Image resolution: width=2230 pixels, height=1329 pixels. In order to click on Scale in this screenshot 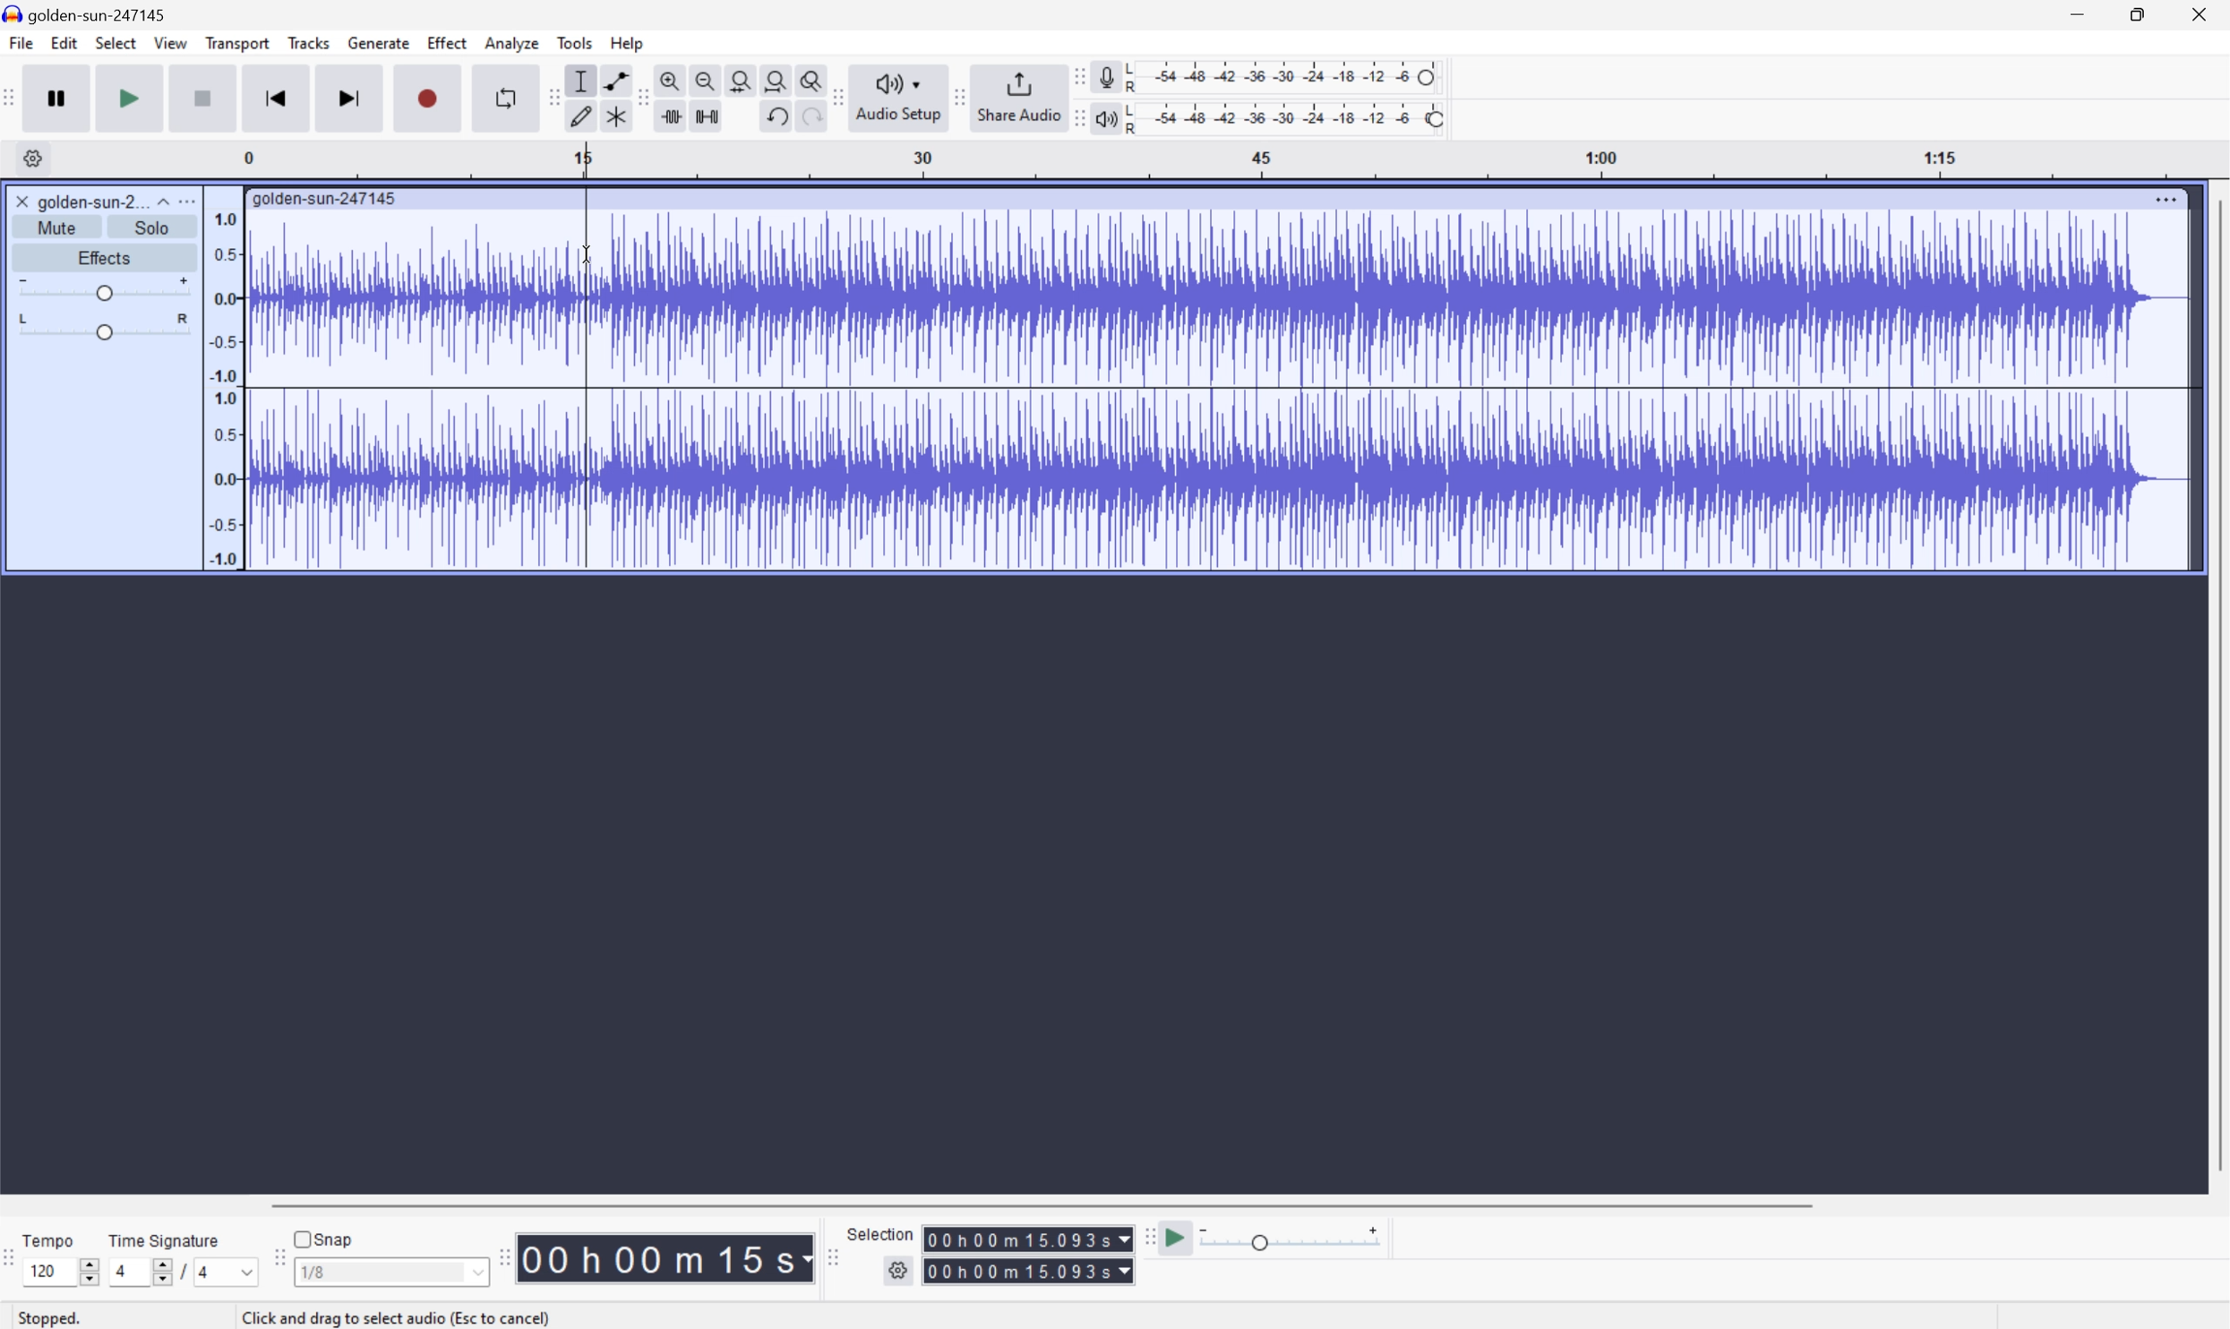, I will do `click(1237, 160)`.